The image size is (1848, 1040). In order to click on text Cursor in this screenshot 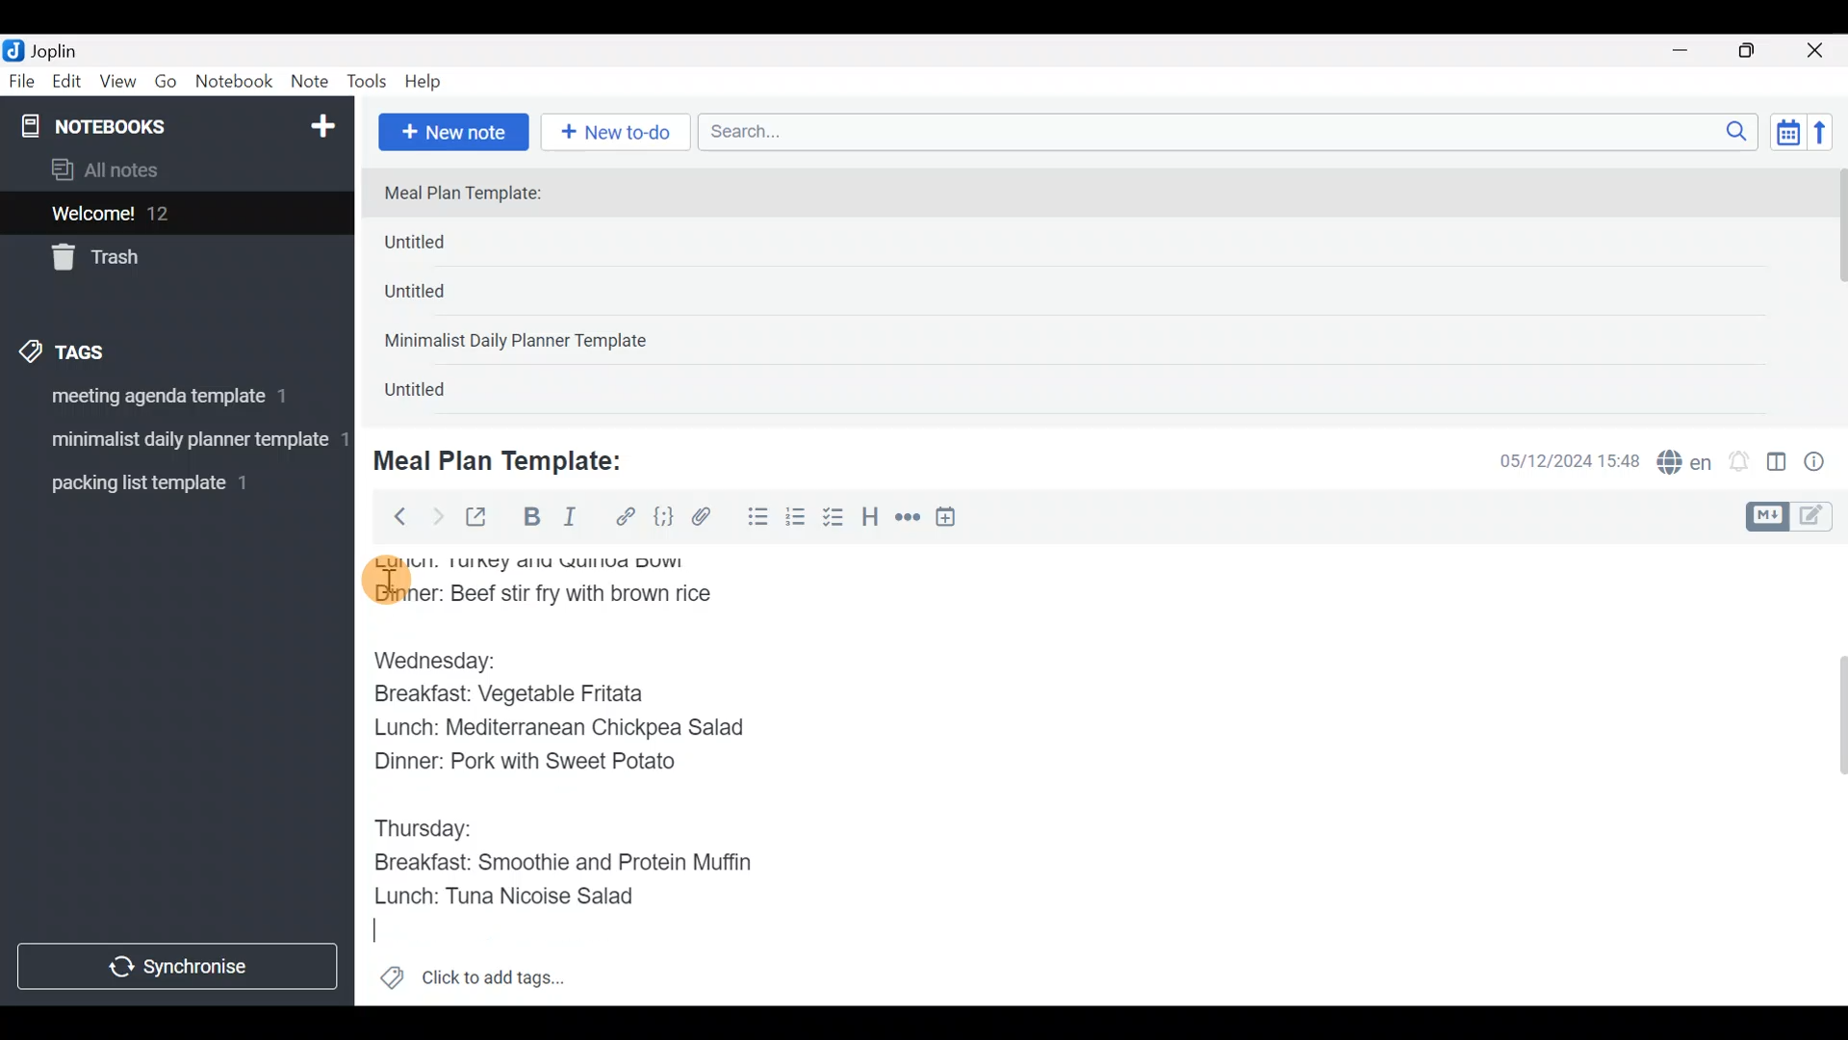, I will do `click(389, 928)`.